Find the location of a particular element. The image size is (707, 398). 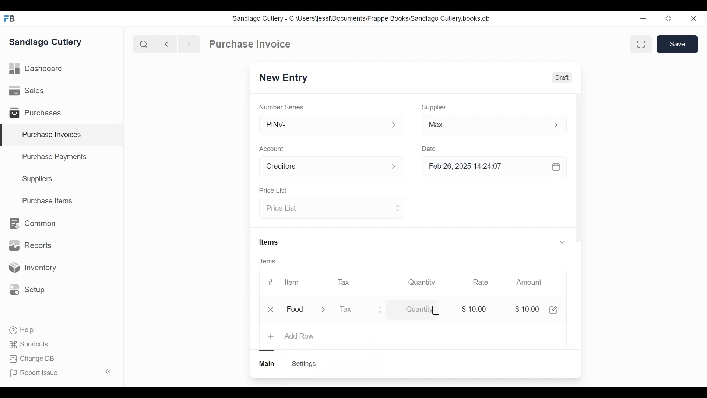

Account is located at coordinates (323, 168).